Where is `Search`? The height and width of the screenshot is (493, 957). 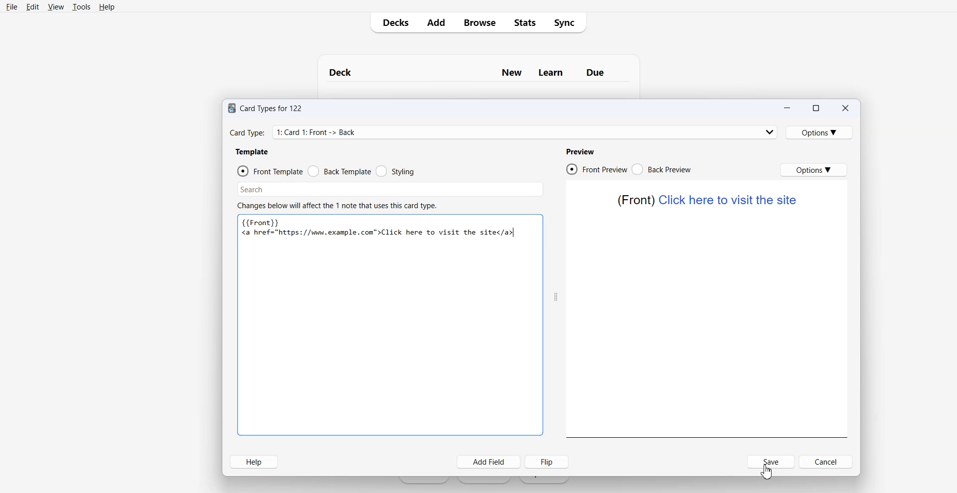 Search is located at coordinates (390, 190).